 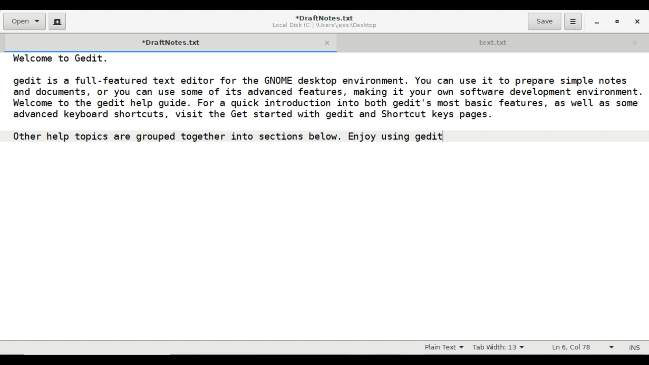 I want to click on Insert Mode, so click(x=635, y=348).